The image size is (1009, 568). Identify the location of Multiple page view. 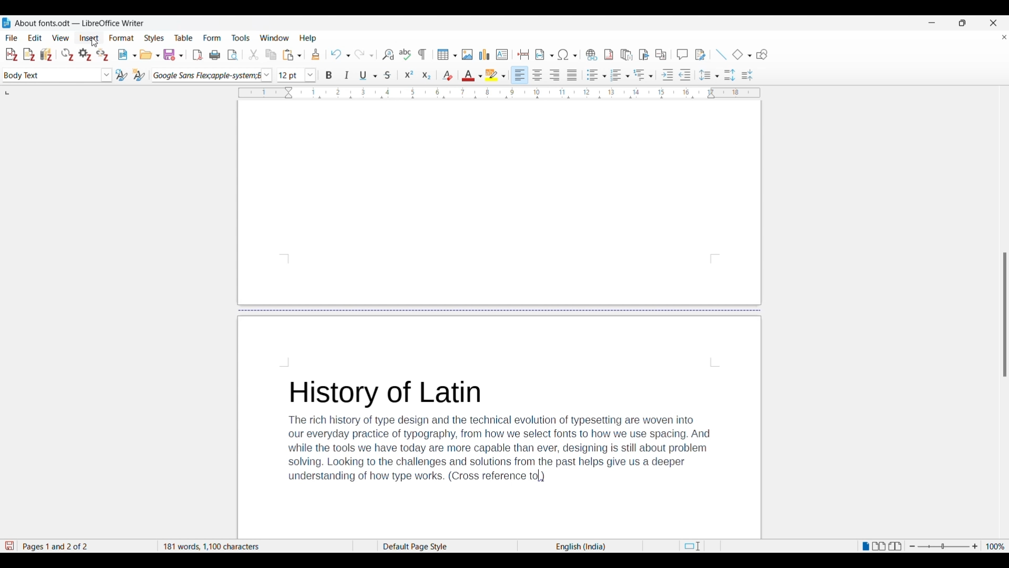
(879, 546).